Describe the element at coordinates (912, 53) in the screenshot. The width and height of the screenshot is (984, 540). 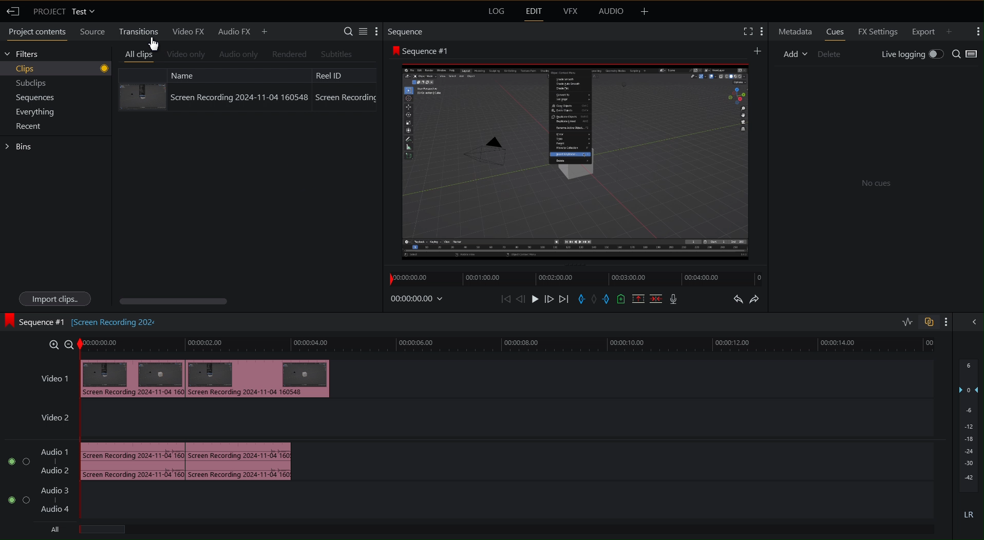
I see `Live Logging` at that location.